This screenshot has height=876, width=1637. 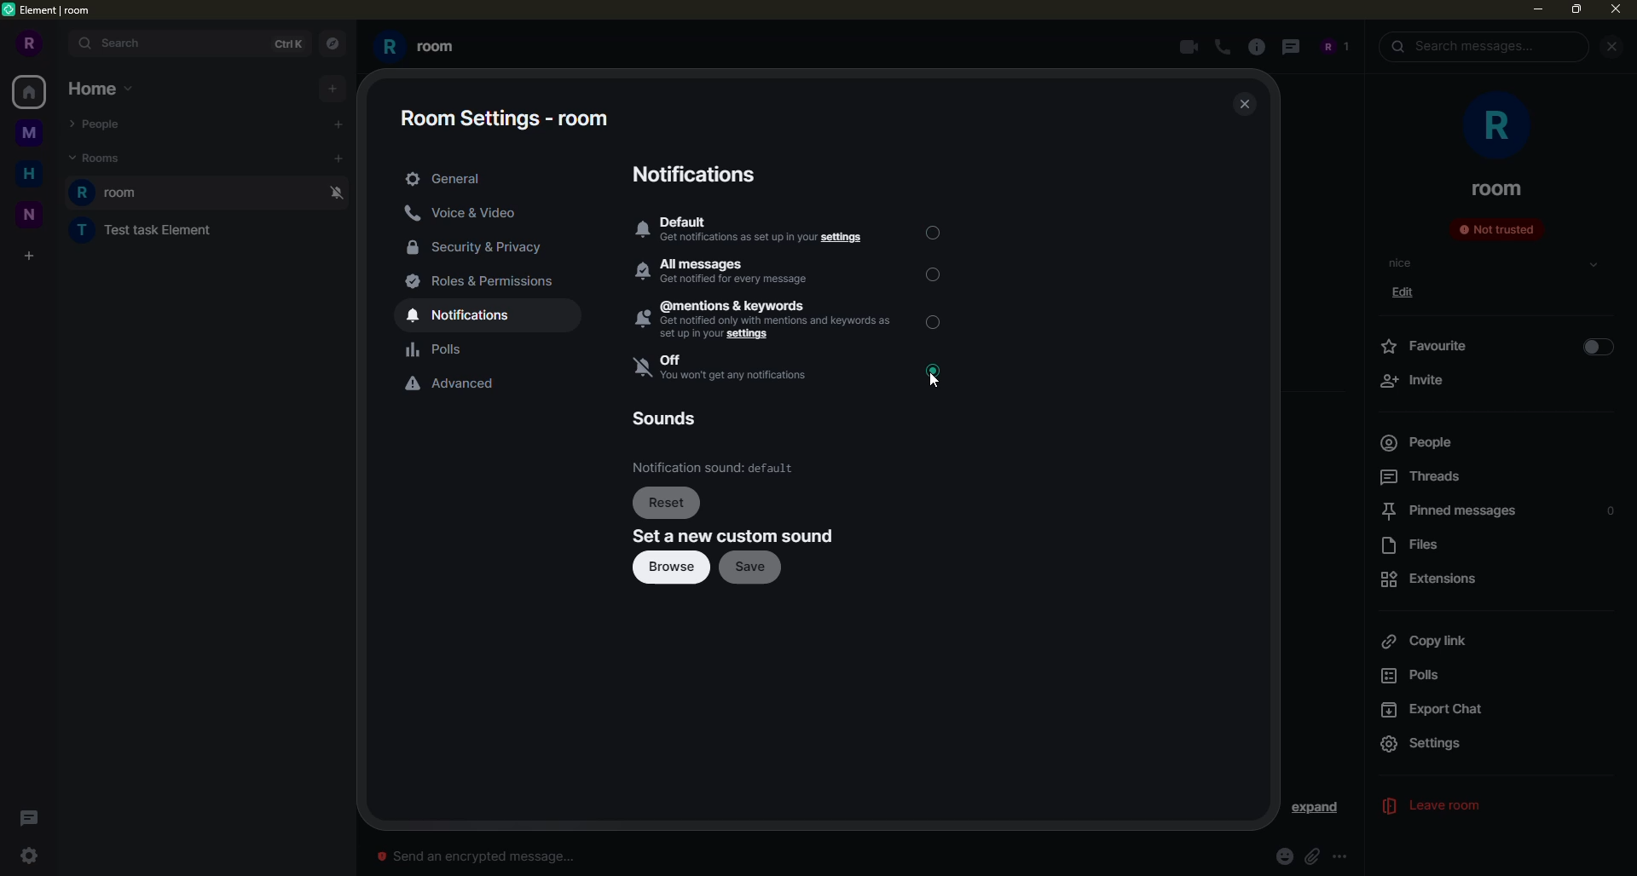 What do you see at coordinates (1422, 476) in the screenshot?
I see `threads` at bounding box center [1422, 476].